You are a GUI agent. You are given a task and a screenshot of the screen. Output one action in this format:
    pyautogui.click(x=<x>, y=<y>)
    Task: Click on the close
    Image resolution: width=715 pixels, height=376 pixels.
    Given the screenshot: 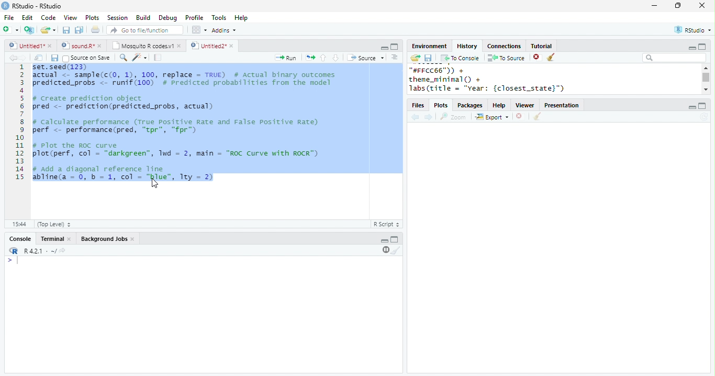 What is the action you would take?
    pyautogui.click(x=51, y=46)
    